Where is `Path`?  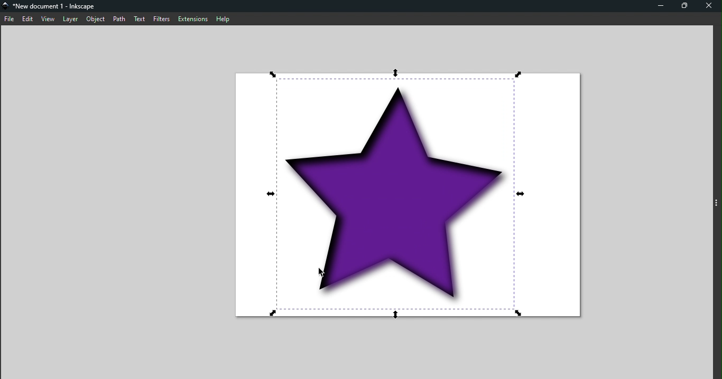
Path is located at coordinates (120, 18).